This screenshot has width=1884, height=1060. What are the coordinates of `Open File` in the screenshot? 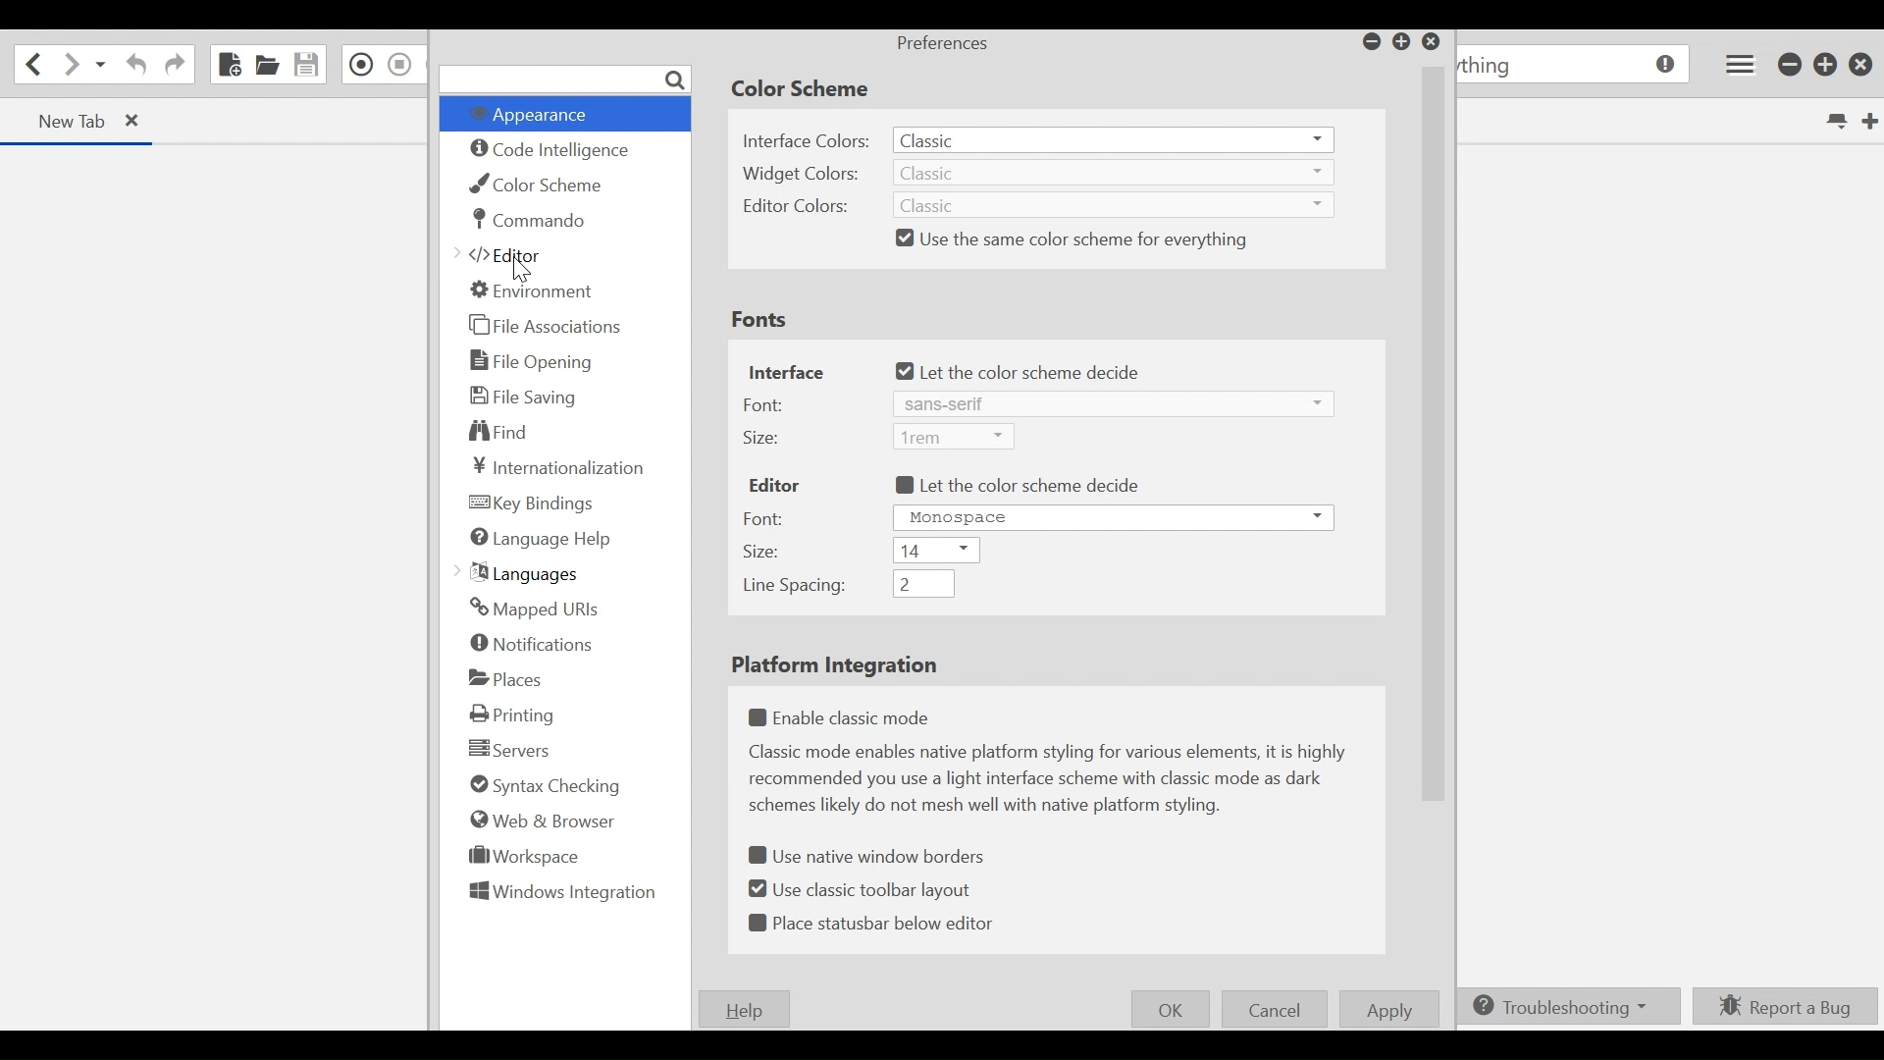 It's located at (266, 65).